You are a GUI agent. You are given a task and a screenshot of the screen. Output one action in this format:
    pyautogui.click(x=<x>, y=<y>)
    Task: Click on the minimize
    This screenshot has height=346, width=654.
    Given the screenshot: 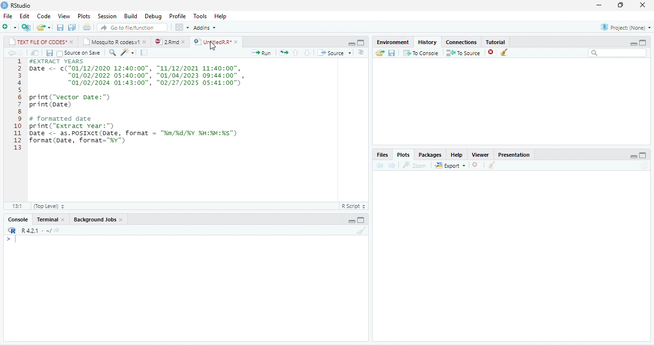 What is the action you would take?
    pyautogui.click(x=633, y=156)
    